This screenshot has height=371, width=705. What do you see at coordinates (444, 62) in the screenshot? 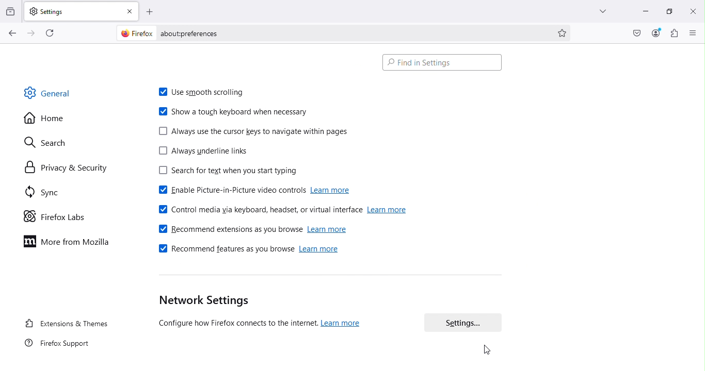
I see `Search bar` at bounding box center [444, 62].